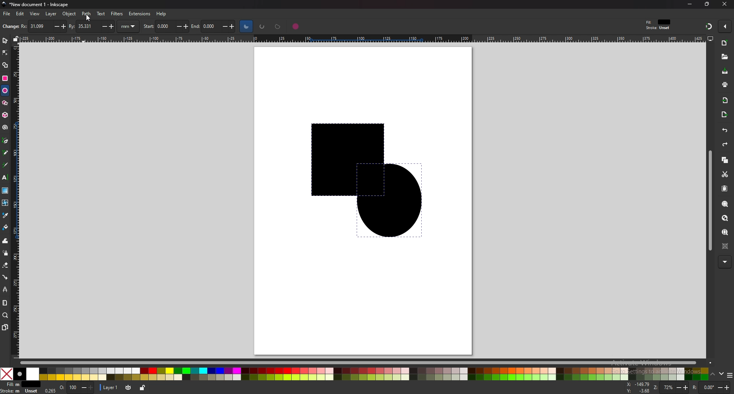  Describe the element at coordinates (6, 216) in the screenshot. I see `dropper` at that location.